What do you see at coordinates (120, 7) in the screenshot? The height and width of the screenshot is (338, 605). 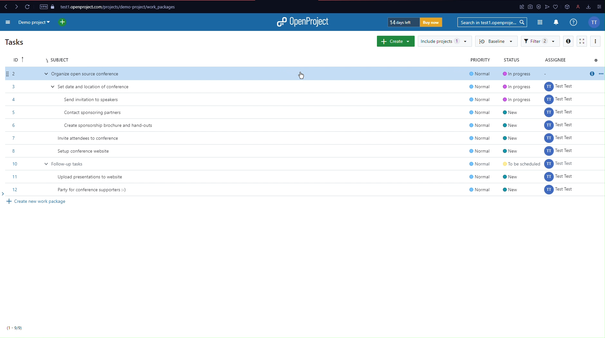 I see `Website URL` at bounding box center [120, 7].